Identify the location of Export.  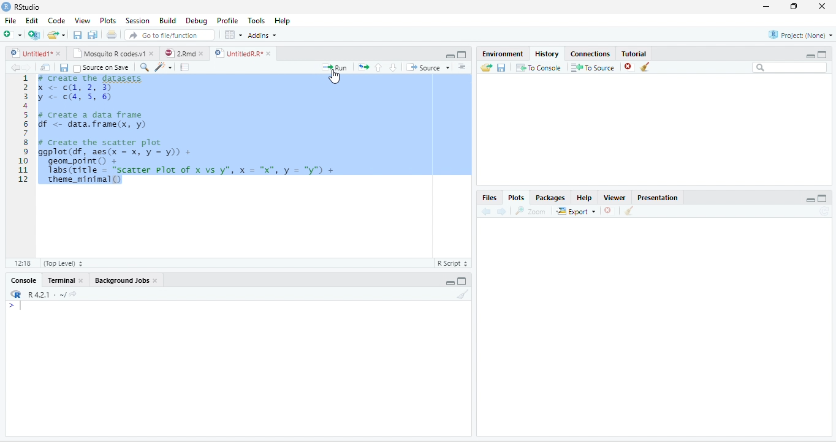
(576, 211).